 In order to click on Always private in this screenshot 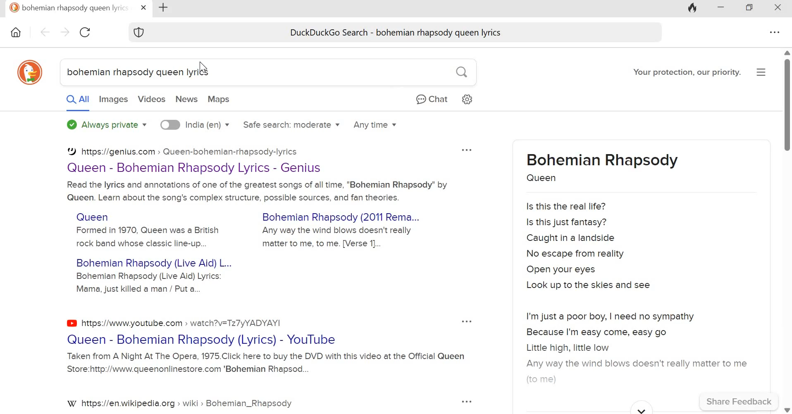, I will do `click(105, 124)`.